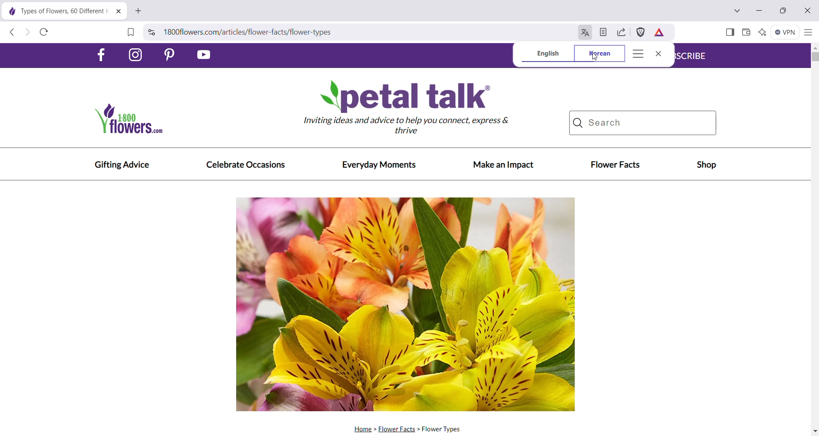 This screenshot has width=819, height=436. Describe the element at coordinates (29, 32) in the screenshot. I see `Click to go forward, hold to see history` at that location.